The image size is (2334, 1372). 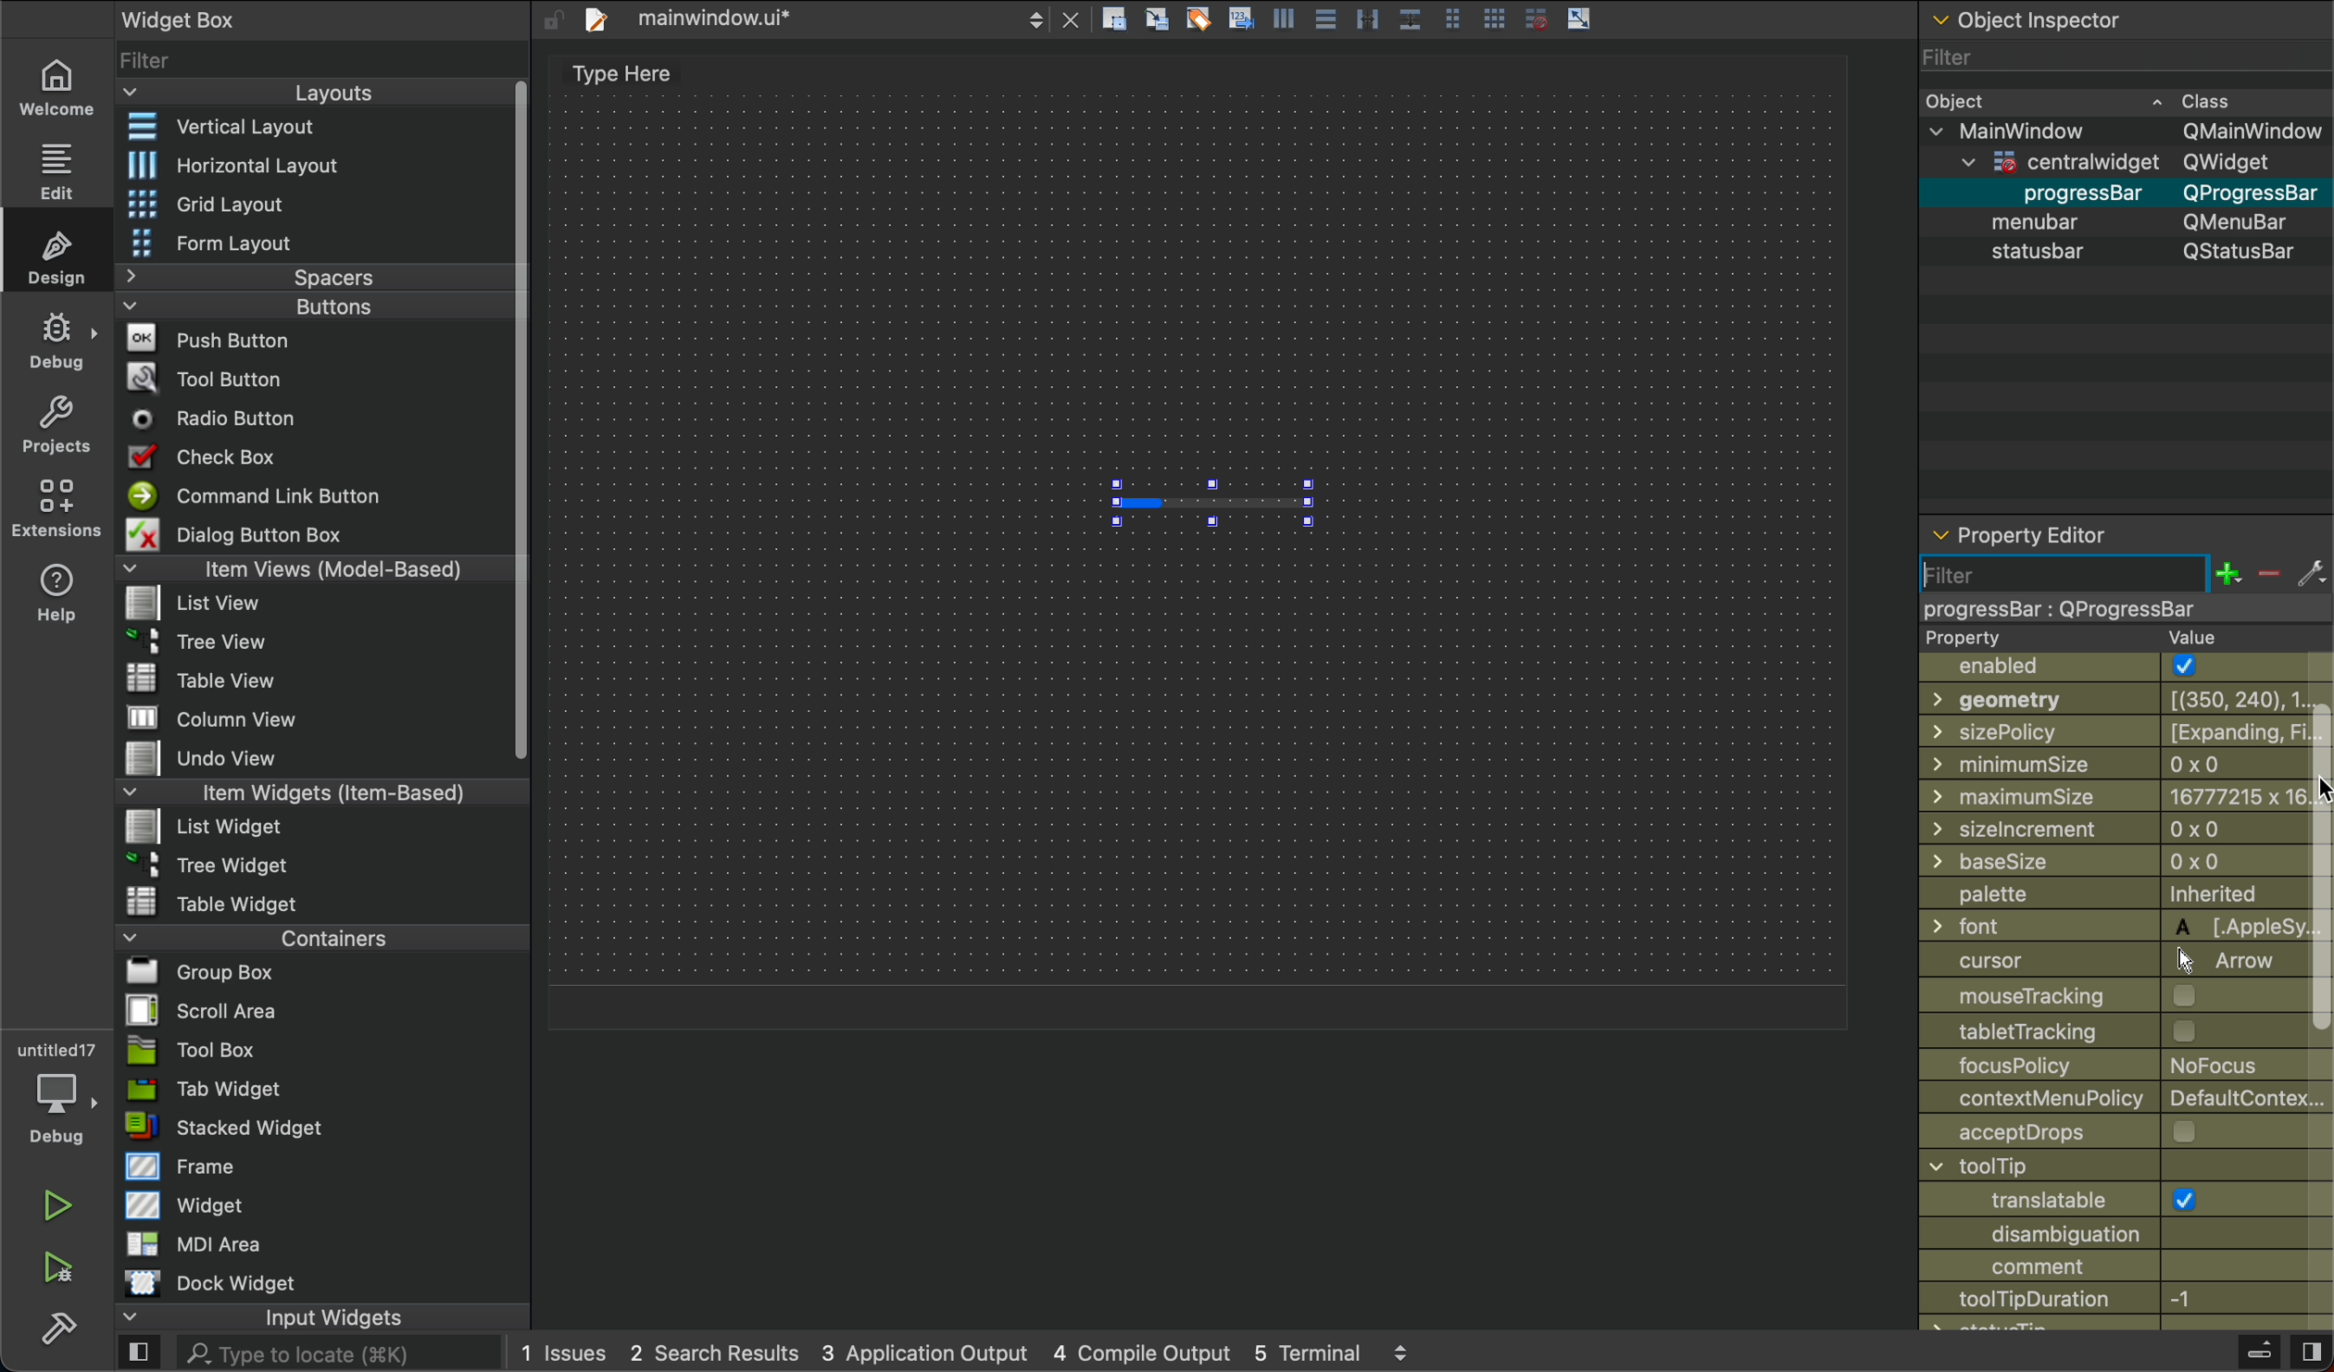 What do you see at coordinates (279, 306) in the screenshot?
I see `Buttons` at bounding box center [279, 306].